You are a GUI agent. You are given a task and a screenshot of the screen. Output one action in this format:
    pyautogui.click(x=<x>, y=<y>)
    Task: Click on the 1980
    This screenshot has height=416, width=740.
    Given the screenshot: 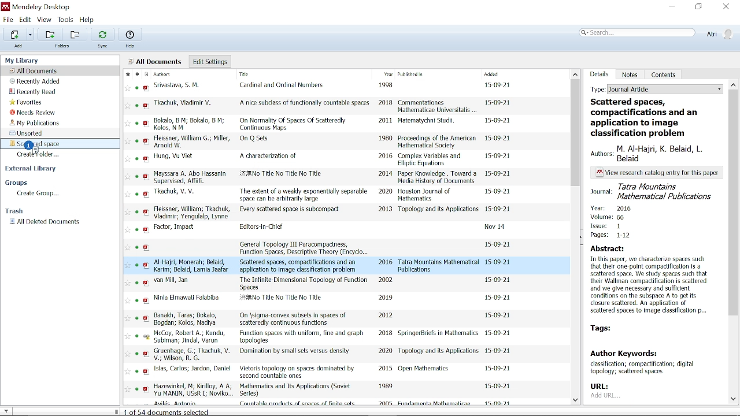 What is the action you would take?
    pyautogui.click(x=386, y=139)
    